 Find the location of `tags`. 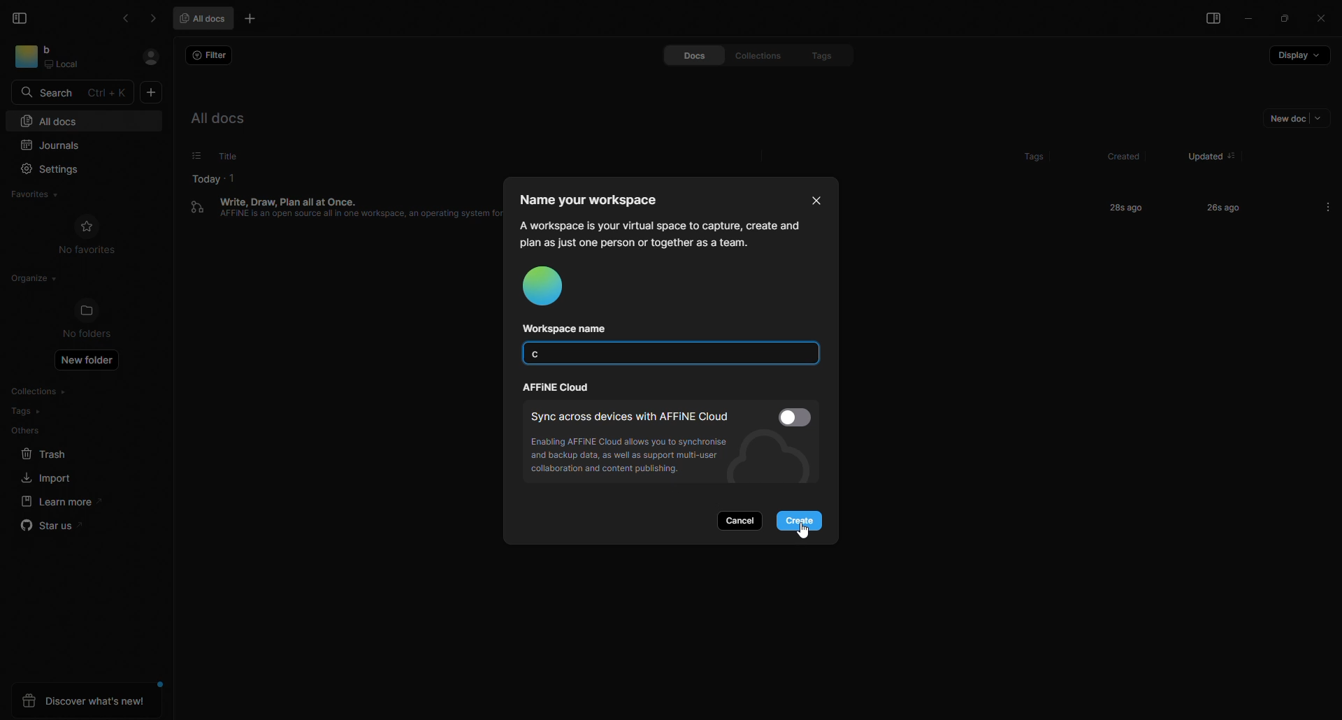

tags is located at coordinates (27, 411).